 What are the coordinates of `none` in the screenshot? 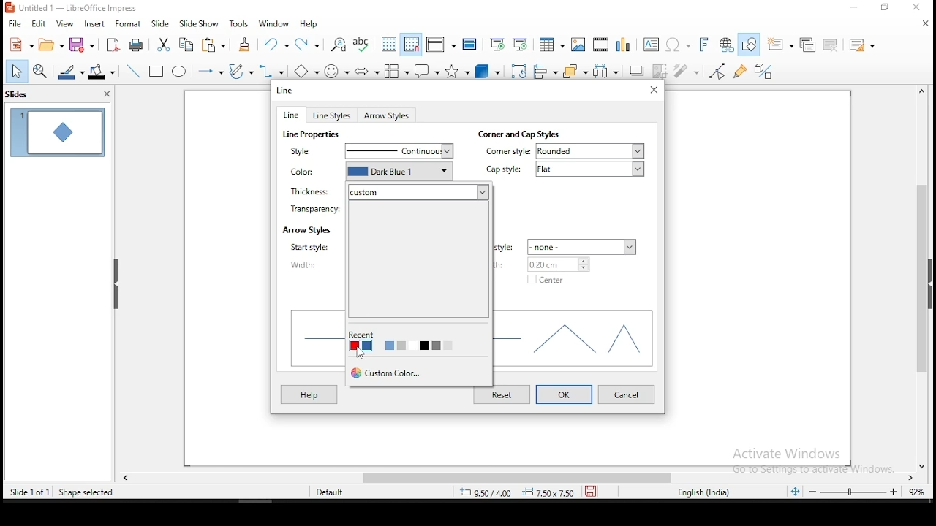 It's located at (581, 245).